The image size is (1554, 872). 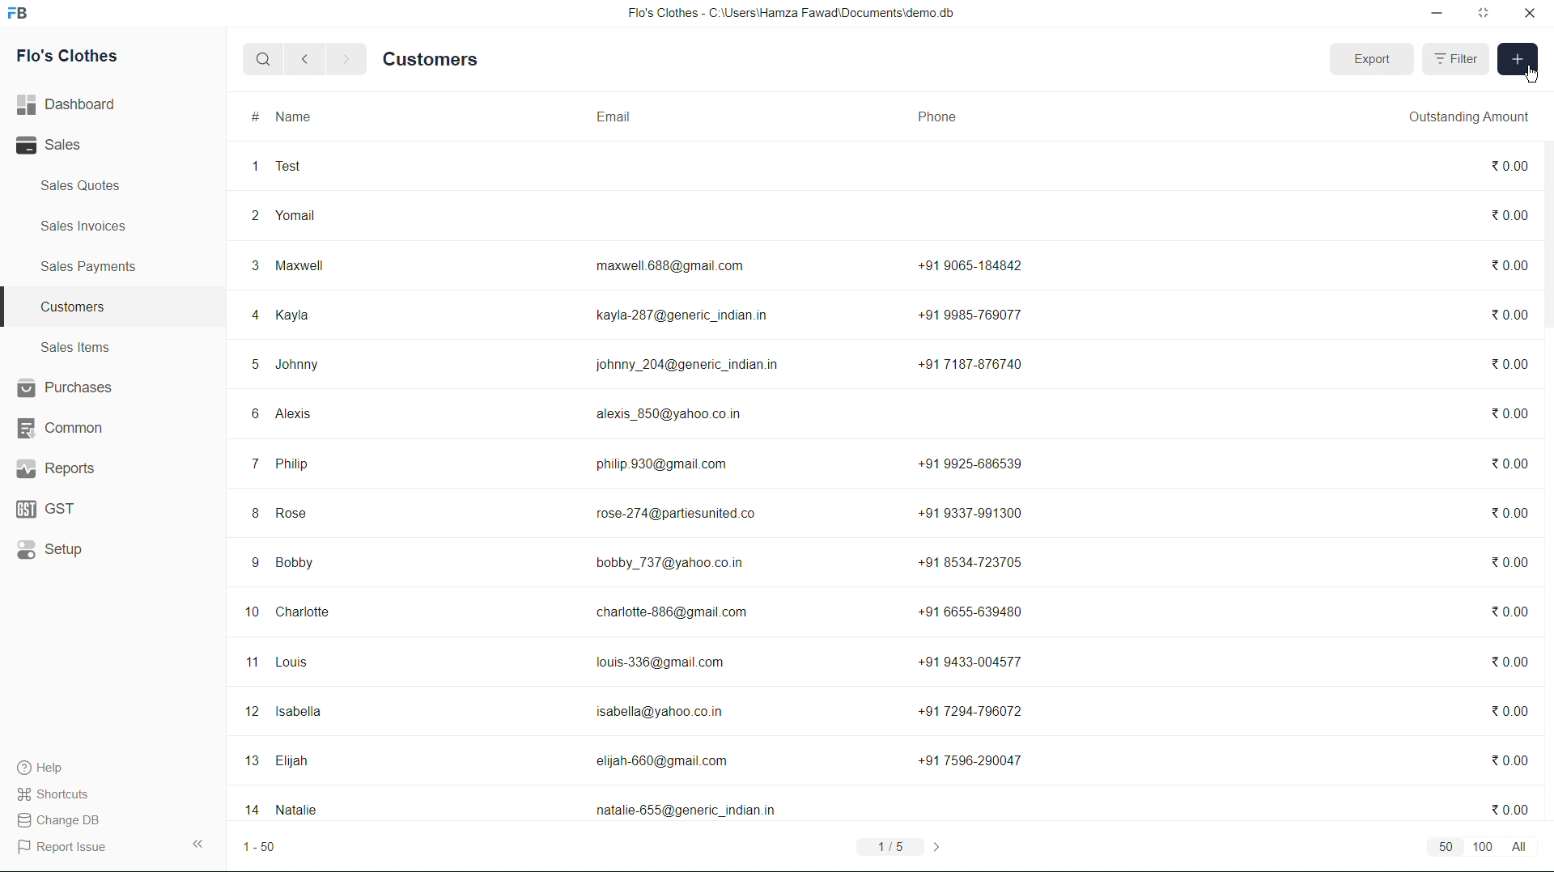 What do you see at coordinates (89, 225) in the screenshot?
I see `Sales Invoices` at bounding box center [89, 225].